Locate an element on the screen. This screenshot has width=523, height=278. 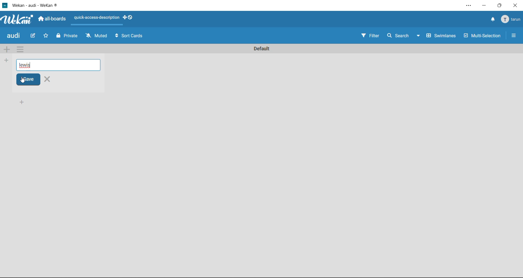
save is located at coordinates (28, 80).